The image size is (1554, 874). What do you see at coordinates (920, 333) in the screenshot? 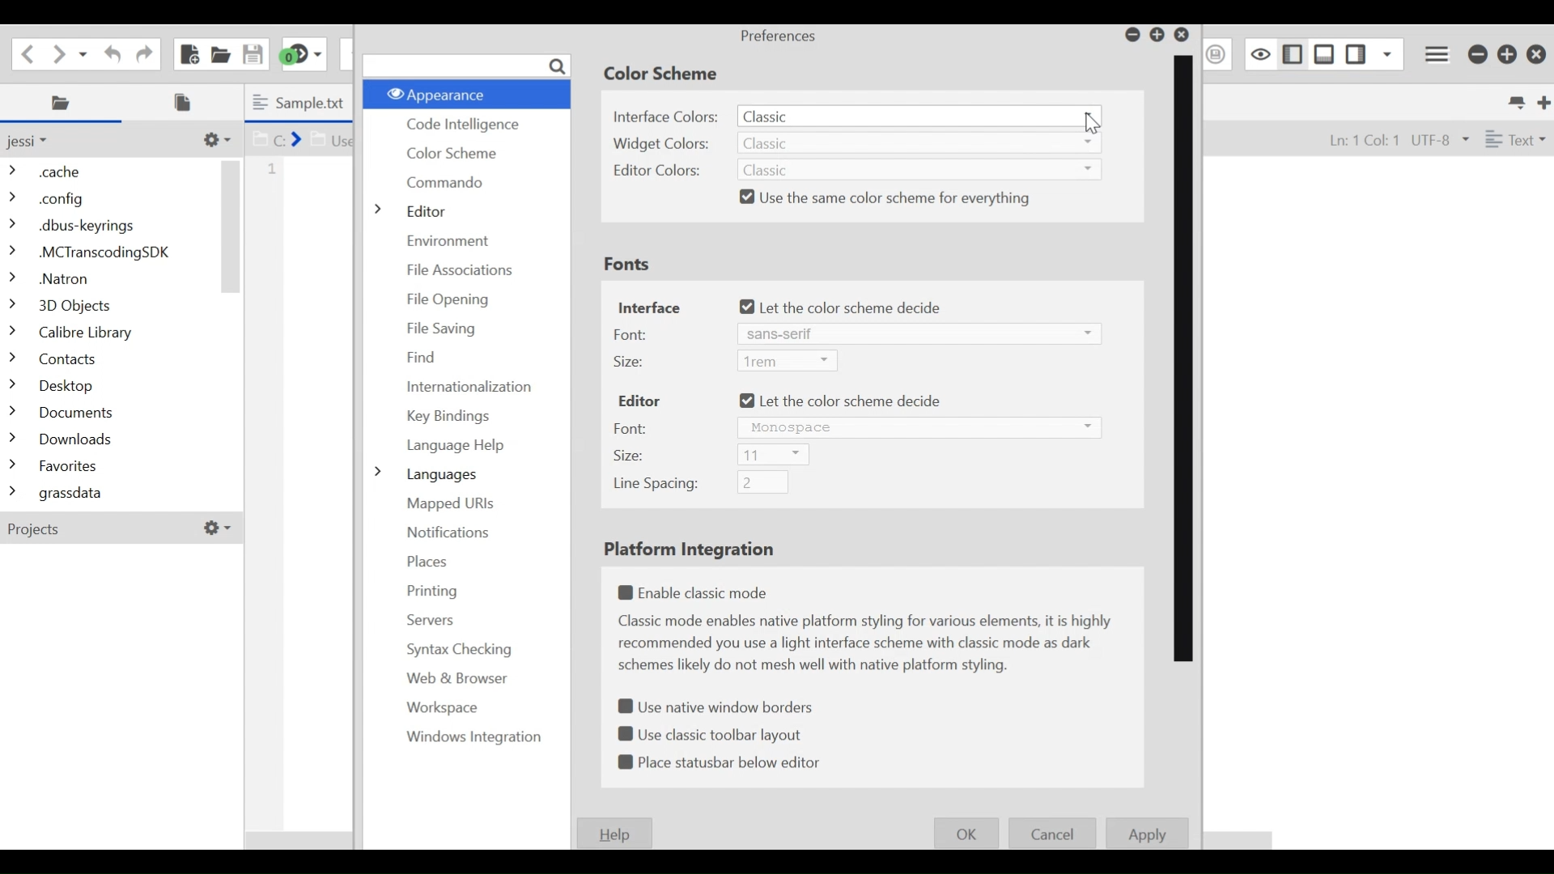
I see `Font dropdown menu` at bounding box center [920, 333].